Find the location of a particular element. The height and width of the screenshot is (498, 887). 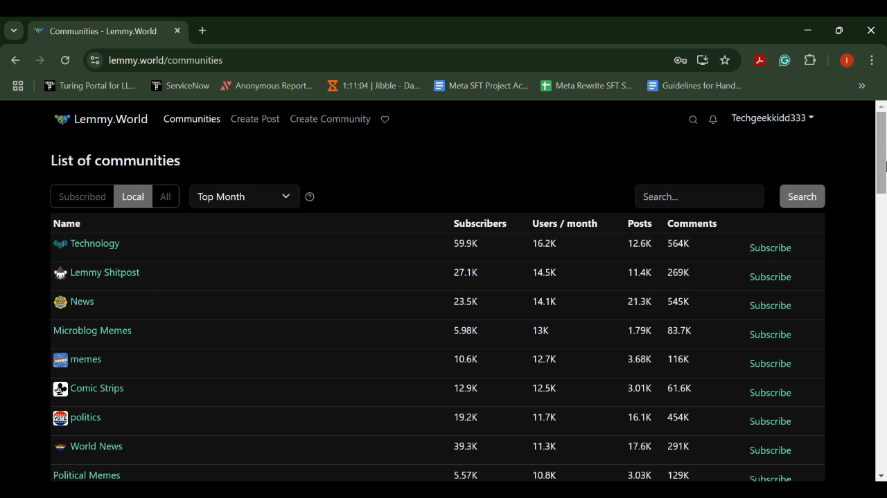

11.7K is located at coordinates (545, 418).